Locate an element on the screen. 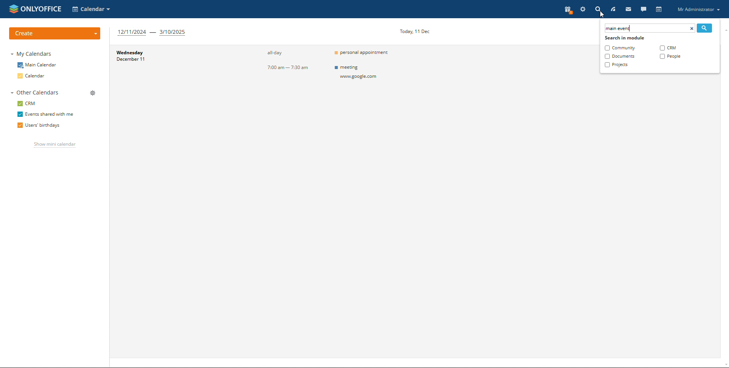 This screenshot has height=368, width=729. other calendars is located at coordinates (36, 92).